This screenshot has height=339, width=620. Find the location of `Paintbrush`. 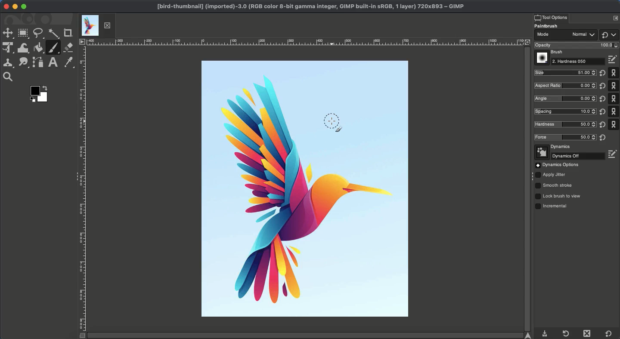

Paintbrush is located at coordinates (53, 48).